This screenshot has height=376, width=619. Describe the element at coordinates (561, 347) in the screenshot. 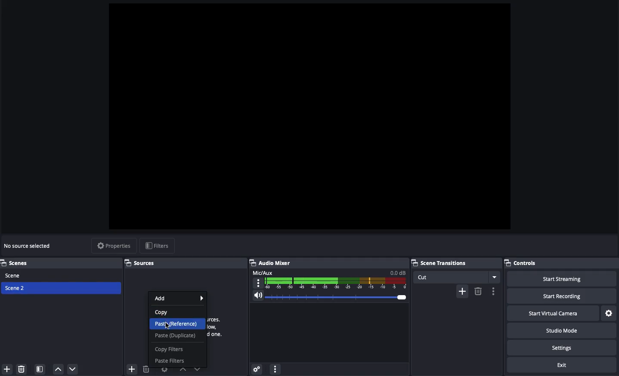

I see `Settings` at that location.